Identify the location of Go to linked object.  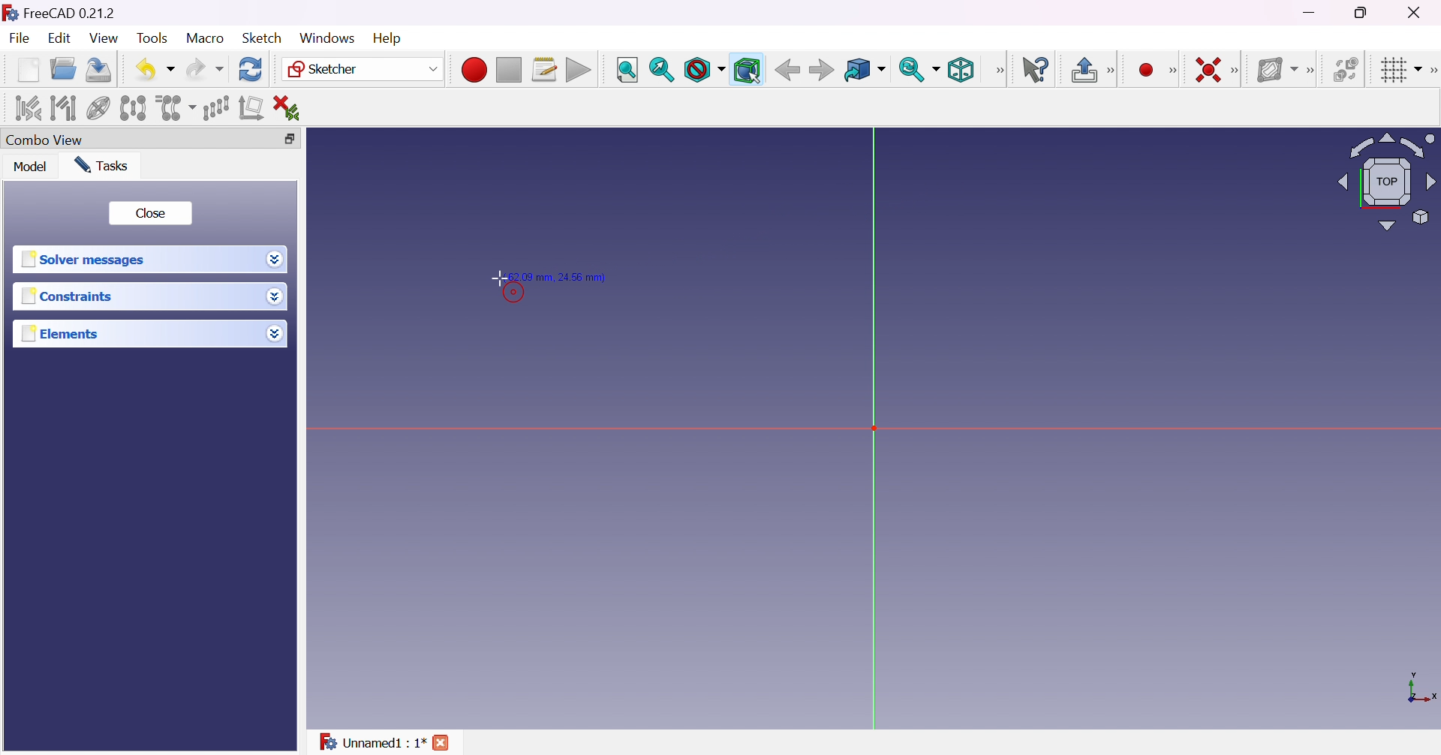
(864, 71).